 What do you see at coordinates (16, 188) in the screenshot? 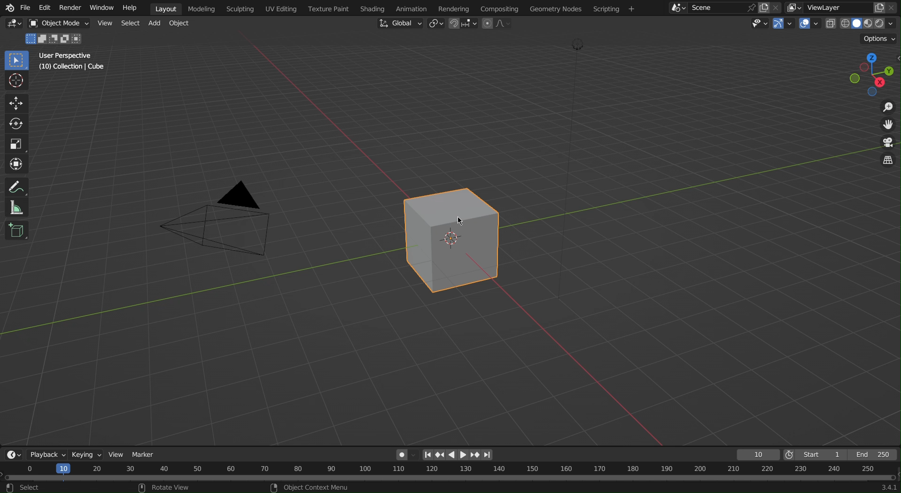
I see `Annotate` at bounding box center [16, 188].